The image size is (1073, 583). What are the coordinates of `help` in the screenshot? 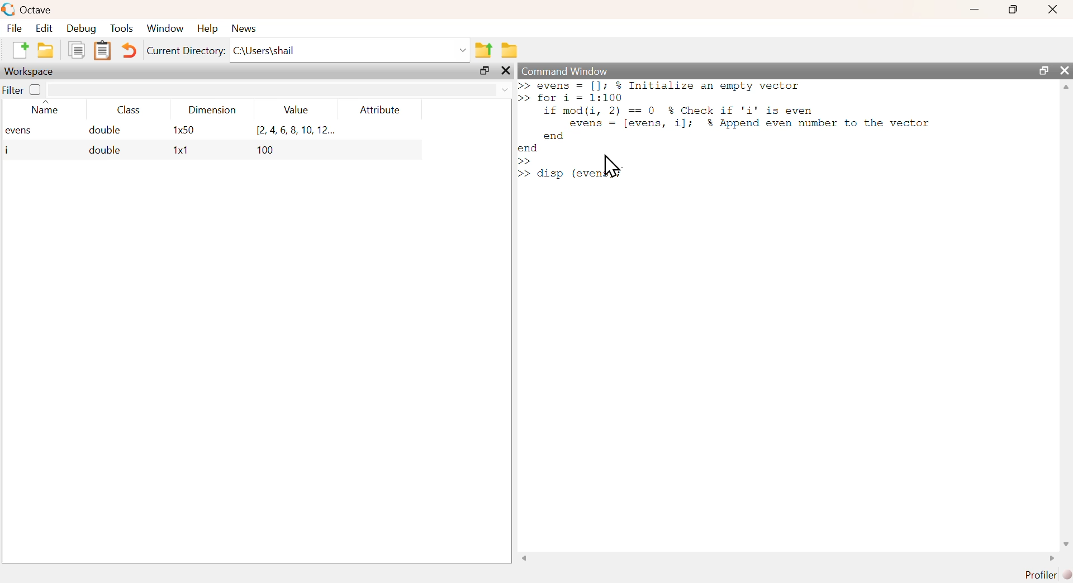 It's located at (207, 27).